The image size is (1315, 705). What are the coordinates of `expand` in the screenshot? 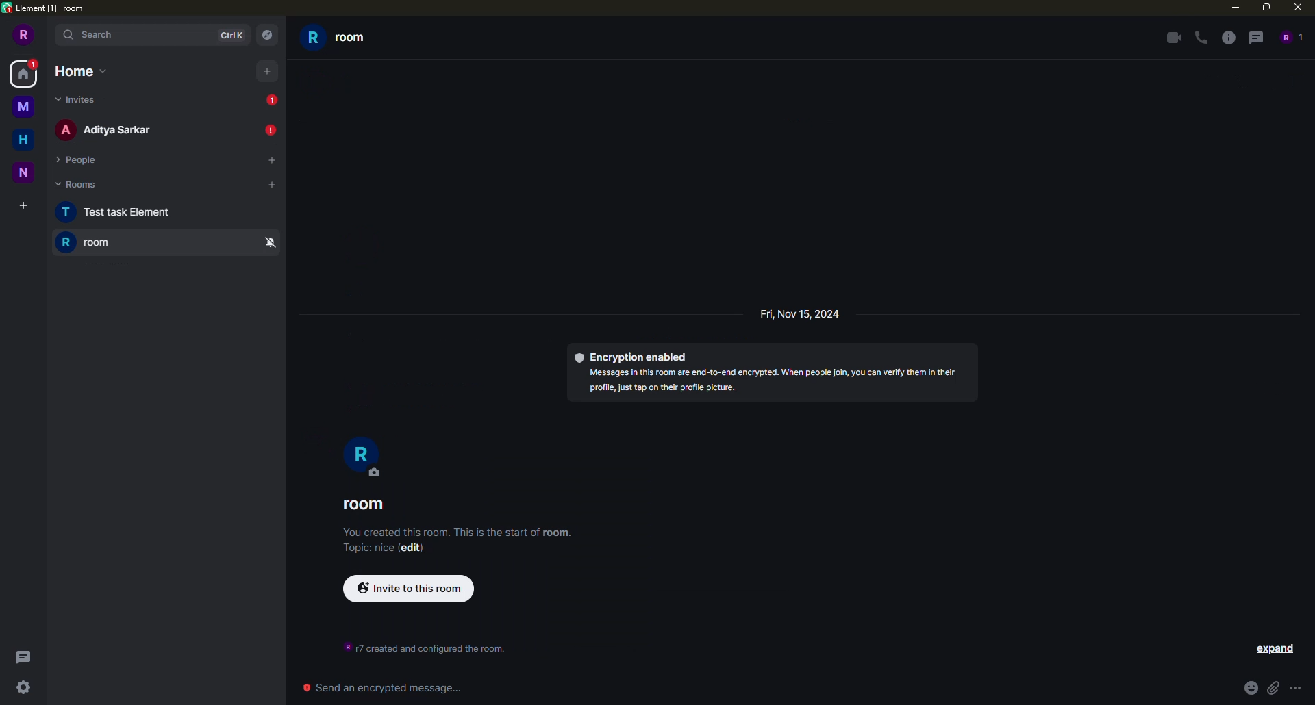 It's located at (1277, 650).